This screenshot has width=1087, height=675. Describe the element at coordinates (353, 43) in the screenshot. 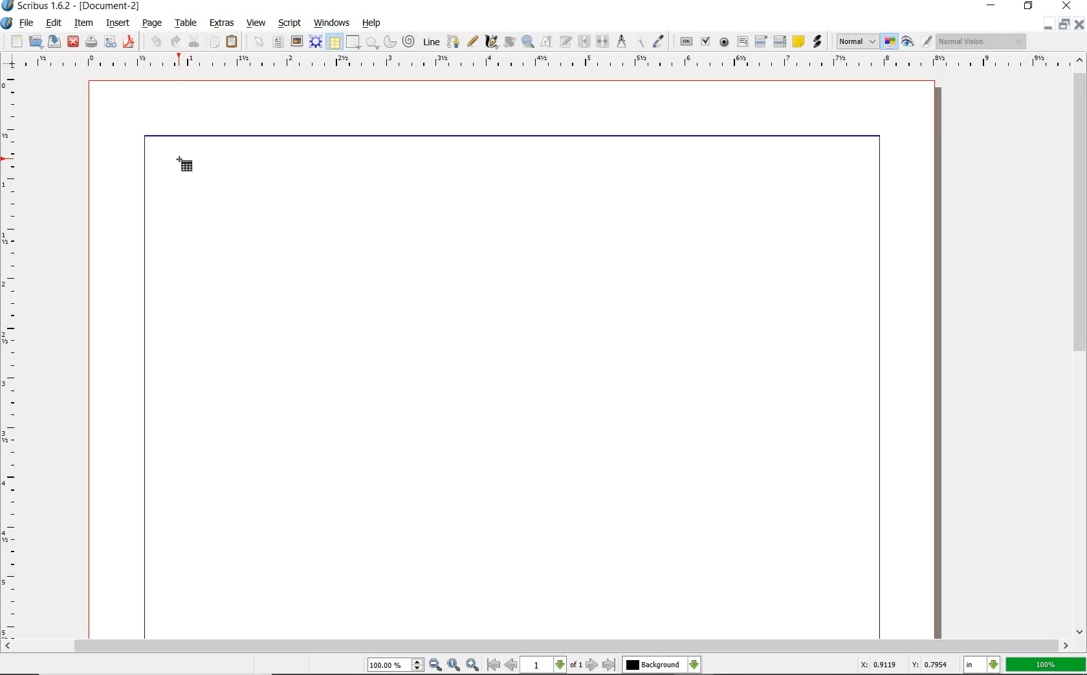

I see `shape` at that location.